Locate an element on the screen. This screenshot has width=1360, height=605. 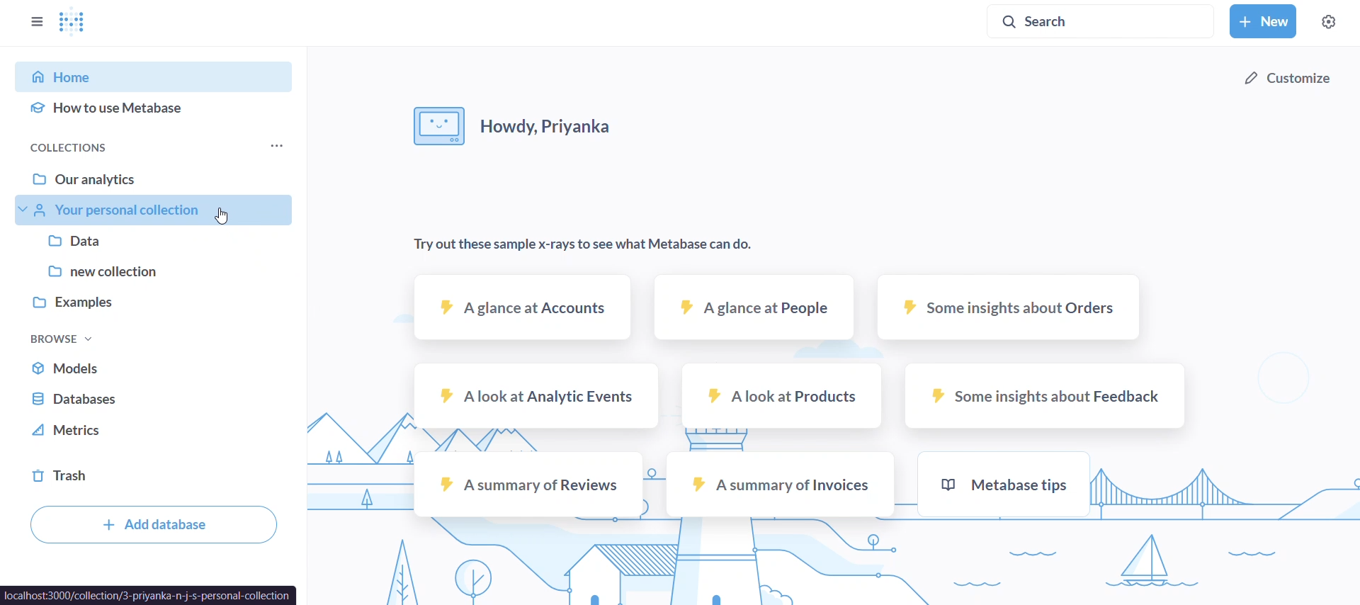
data is located at coordinates (158, 242).